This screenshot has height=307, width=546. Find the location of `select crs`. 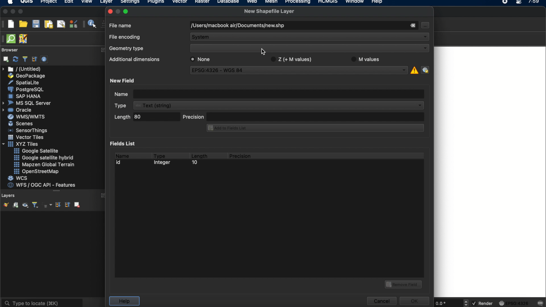

select crs is located at coordinates (425, 70).